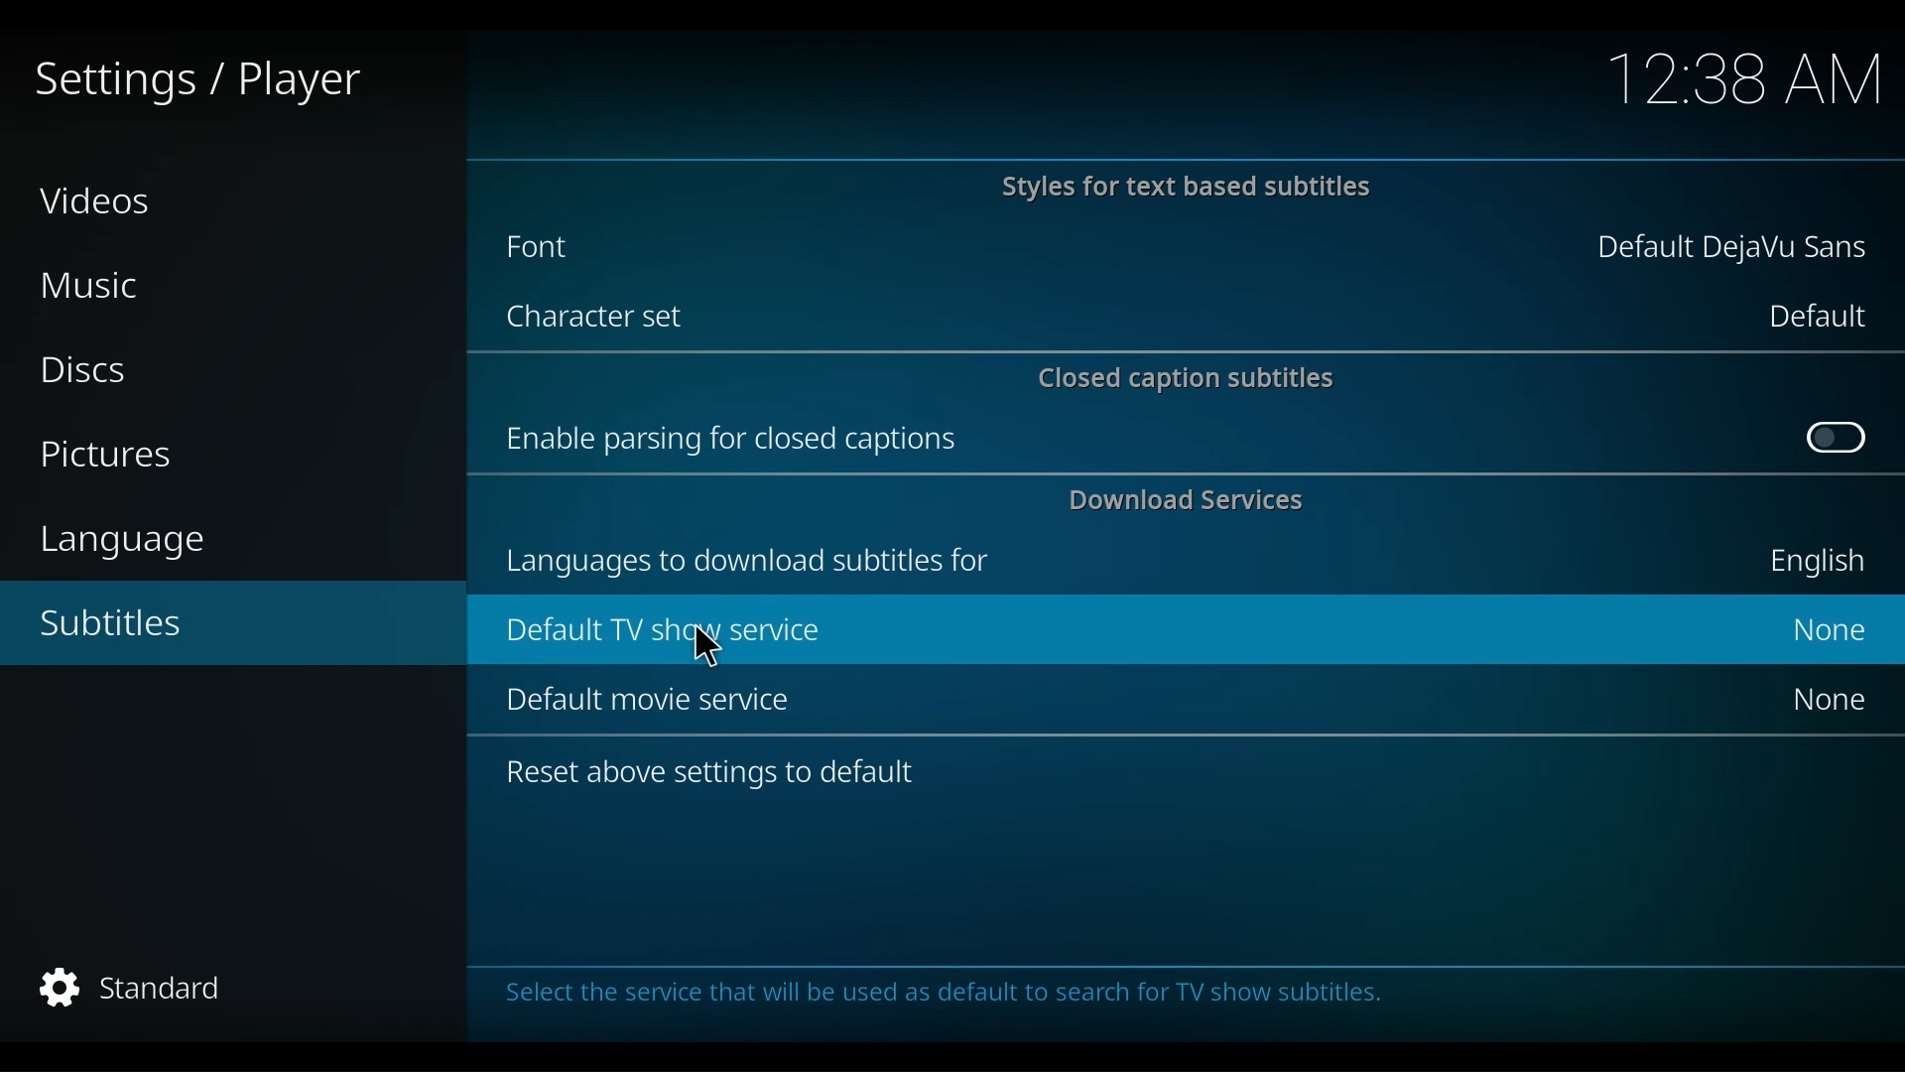 The width and height of the screenshot is (1905, 1072). I want to click on time, so click(1747, 81).